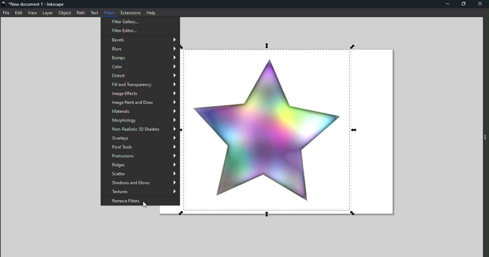  What do you see at coordinates (140, 183) in the screenshot?
I see `Shadows and Glows` at bounding box center [140, 183].